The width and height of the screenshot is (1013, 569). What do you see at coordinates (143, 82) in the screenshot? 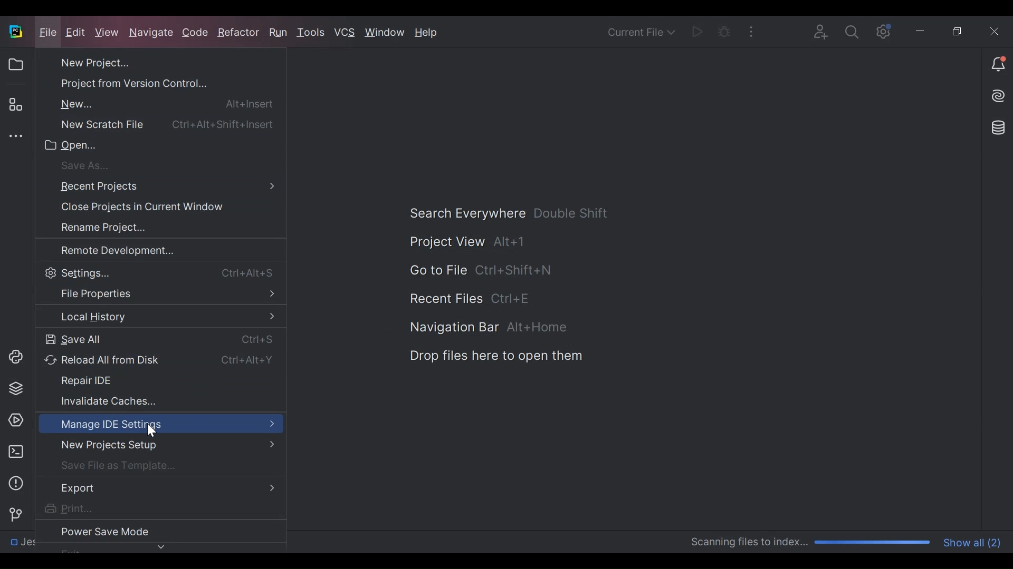
I see `Project from Version Control` at bounding box center [143, 82].